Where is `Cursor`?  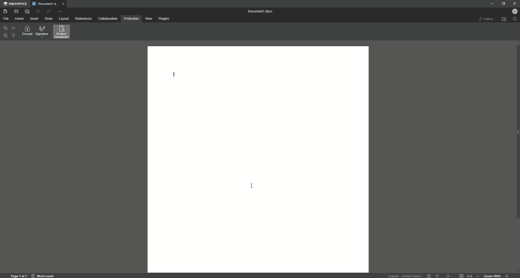 Cursor is located at coordinates (251, 186).